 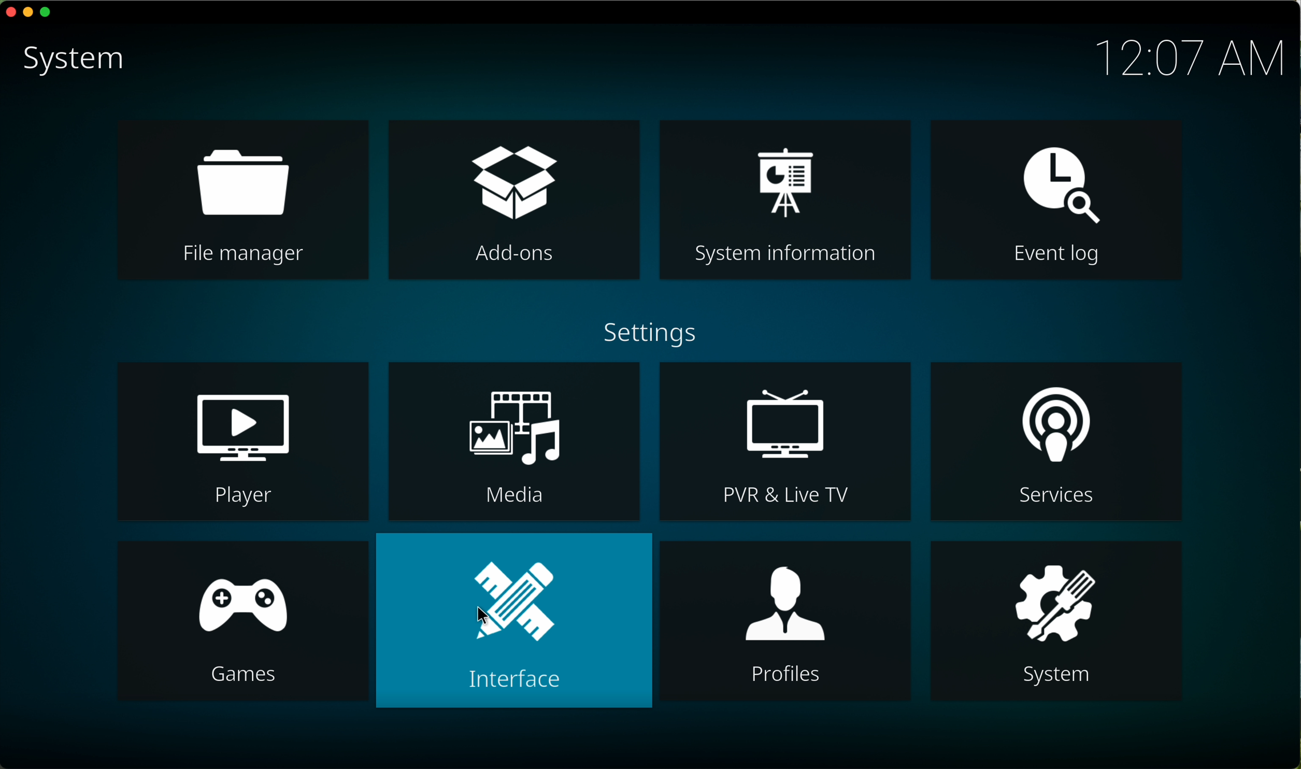 What do you see at coordinates (28, 16) in the screenshot?
I see `minimize` at bounding box center [28, 16].